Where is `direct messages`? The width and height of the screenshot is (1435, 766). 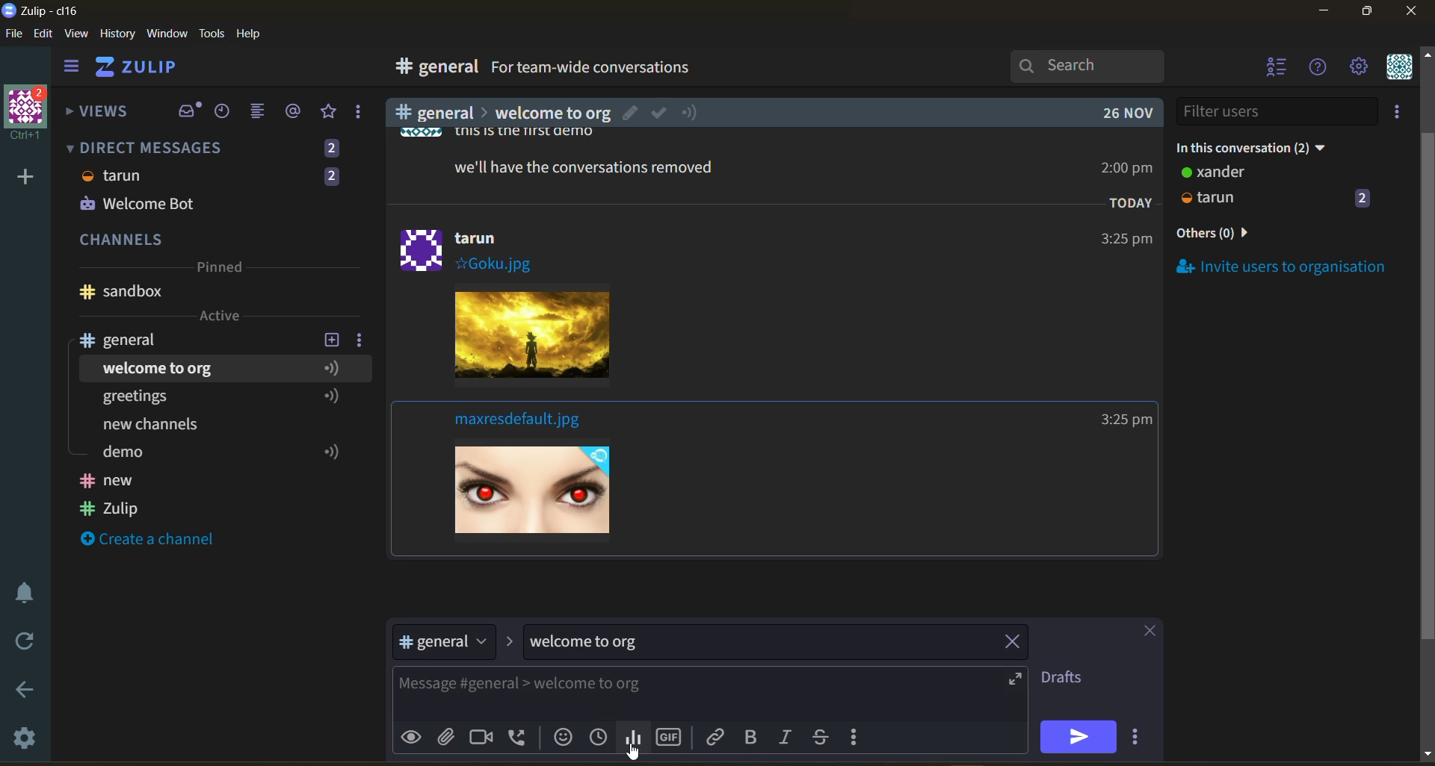 direct messages is located at coordinates (216, 146).